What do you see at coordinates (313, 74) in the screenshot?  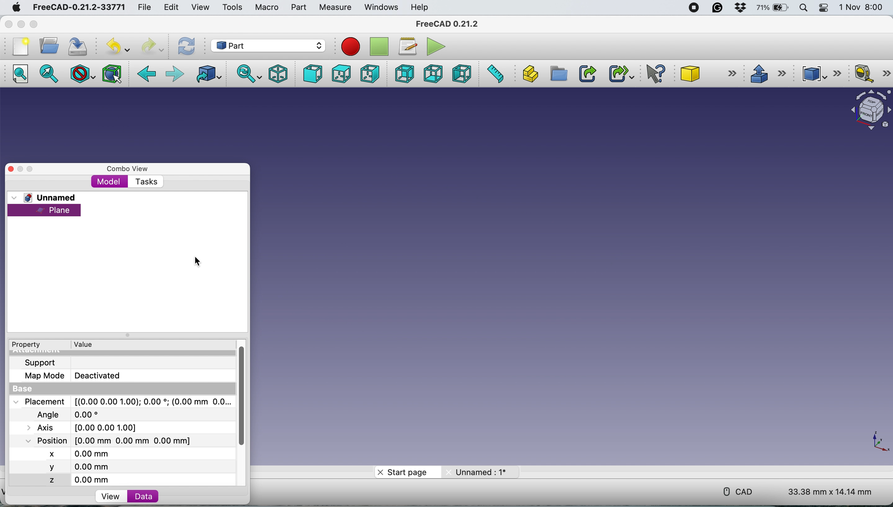 I see `front` at bounding box center [313, 74].